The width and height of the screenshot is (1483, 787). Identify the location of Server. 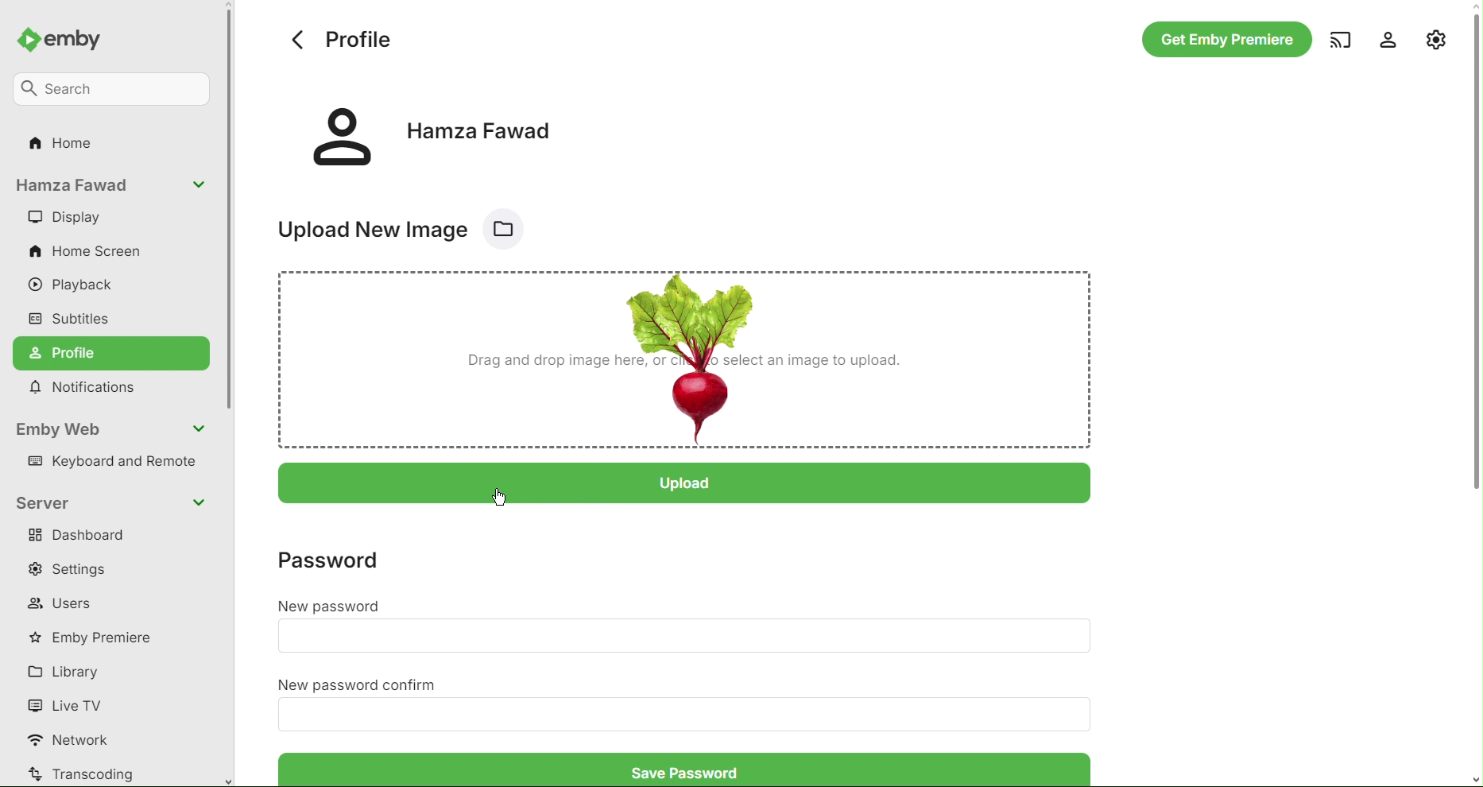
(113, 502).